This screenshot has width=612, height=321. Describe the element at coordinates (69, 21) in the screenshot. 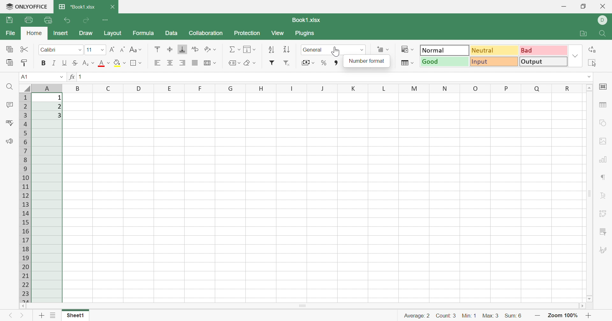

I see `Undo` at that location.